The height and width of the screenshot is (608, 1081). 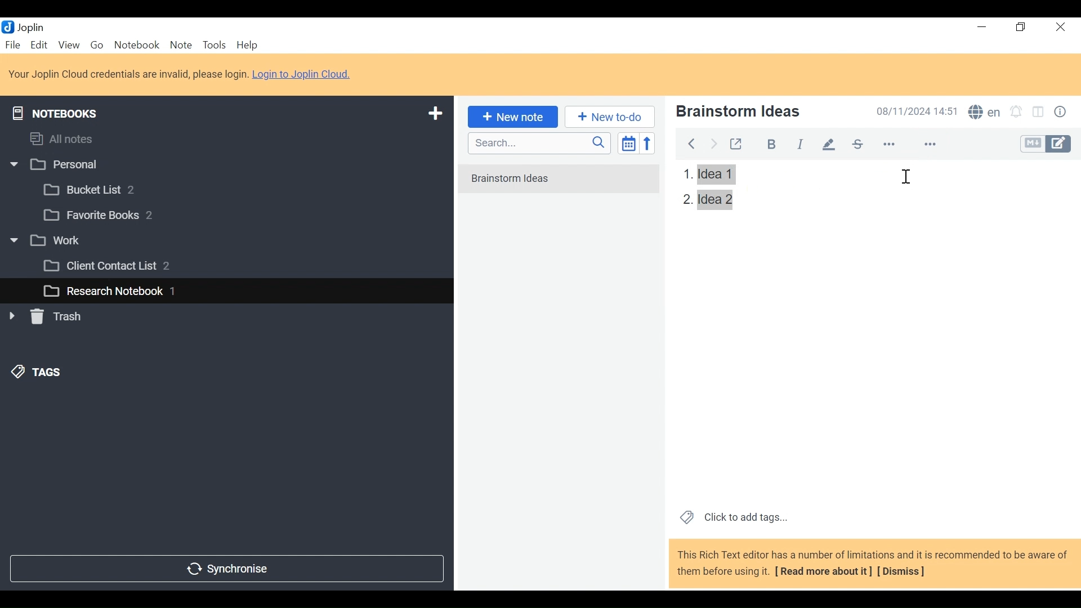 What do you see at coordinates (873, 563) in the screenshot?
I see `This Rich Text editor has a number of limitations and it is recommended to be aware of
them before using it. [ Read more about it] [Dismiss]` at bounding box center [873, 563].